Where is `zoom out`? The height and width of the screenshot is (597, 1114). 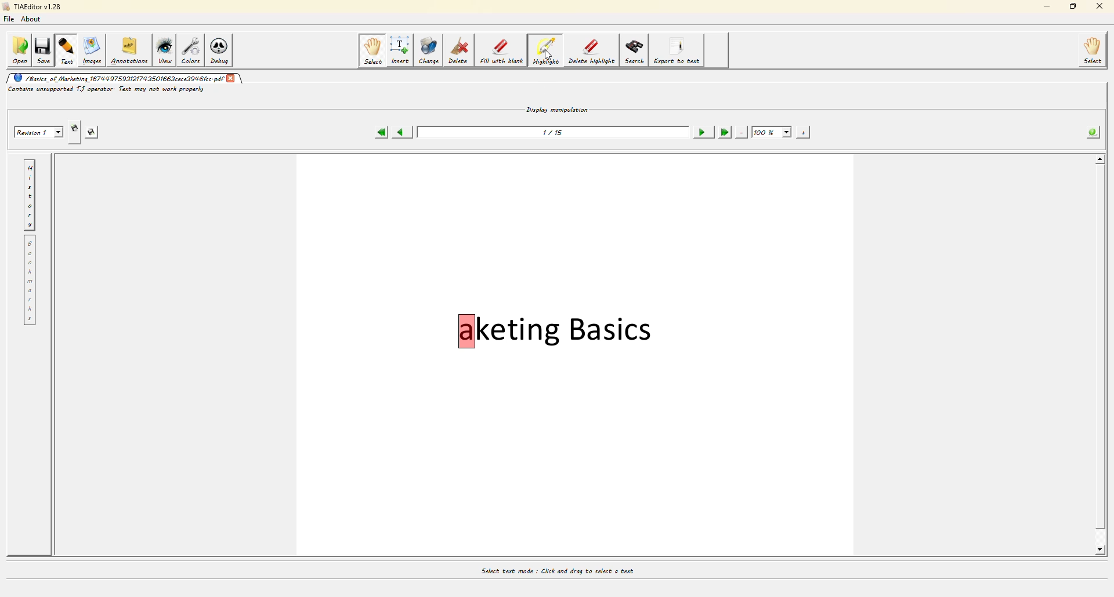 zoom out is located at coordinates (739, 132).